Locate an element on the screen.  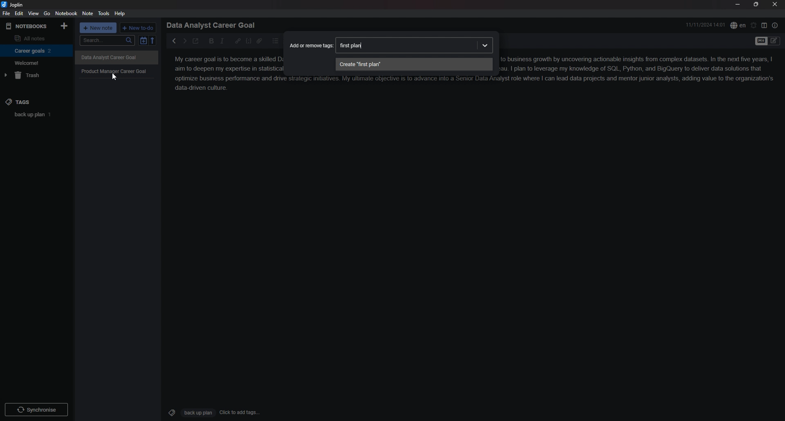
note is located at coordinates (88, 13).